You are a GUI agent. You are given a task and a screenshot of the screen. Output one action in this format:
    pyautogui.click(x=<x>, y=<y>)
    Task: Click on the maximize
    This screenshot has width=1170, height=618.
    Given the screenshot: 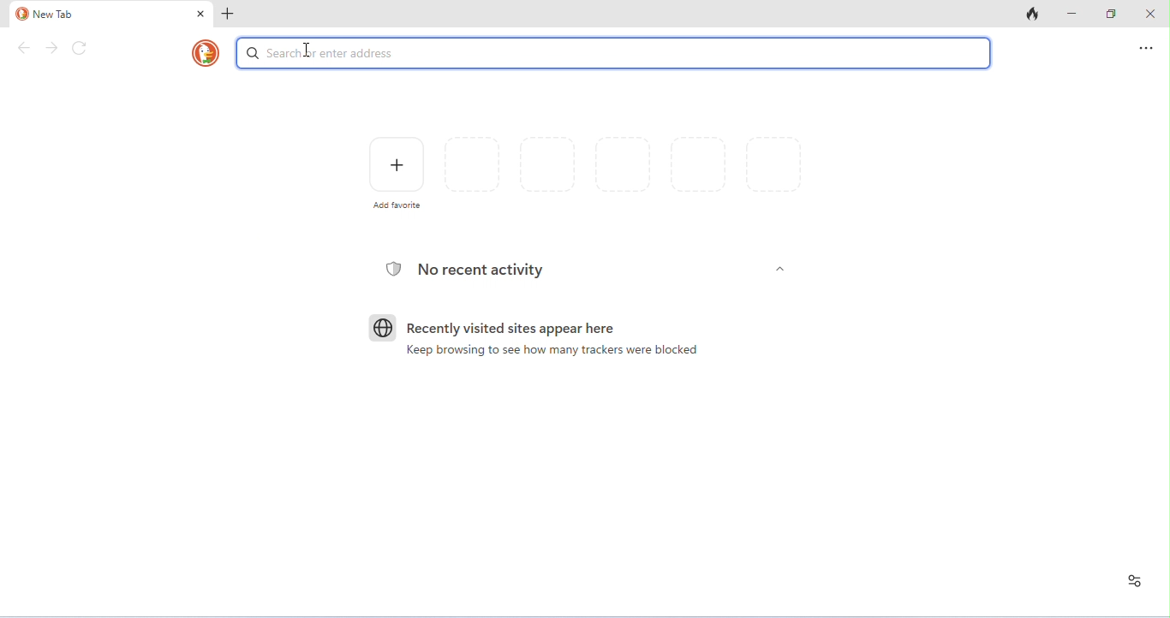 What is the action you would take?
    pyautogui.click(x=1111, y=12)
    